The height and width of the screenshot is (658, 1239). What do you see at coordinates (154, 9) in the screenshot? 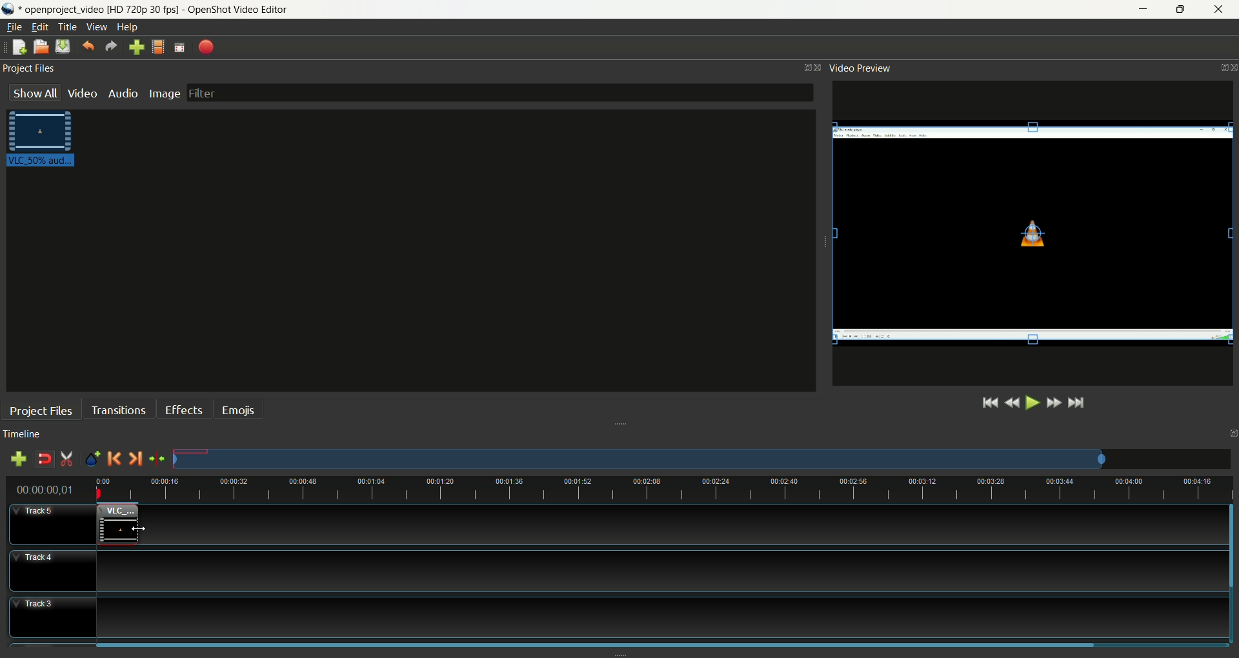
I see `file name` at bounding box center [154, 9].